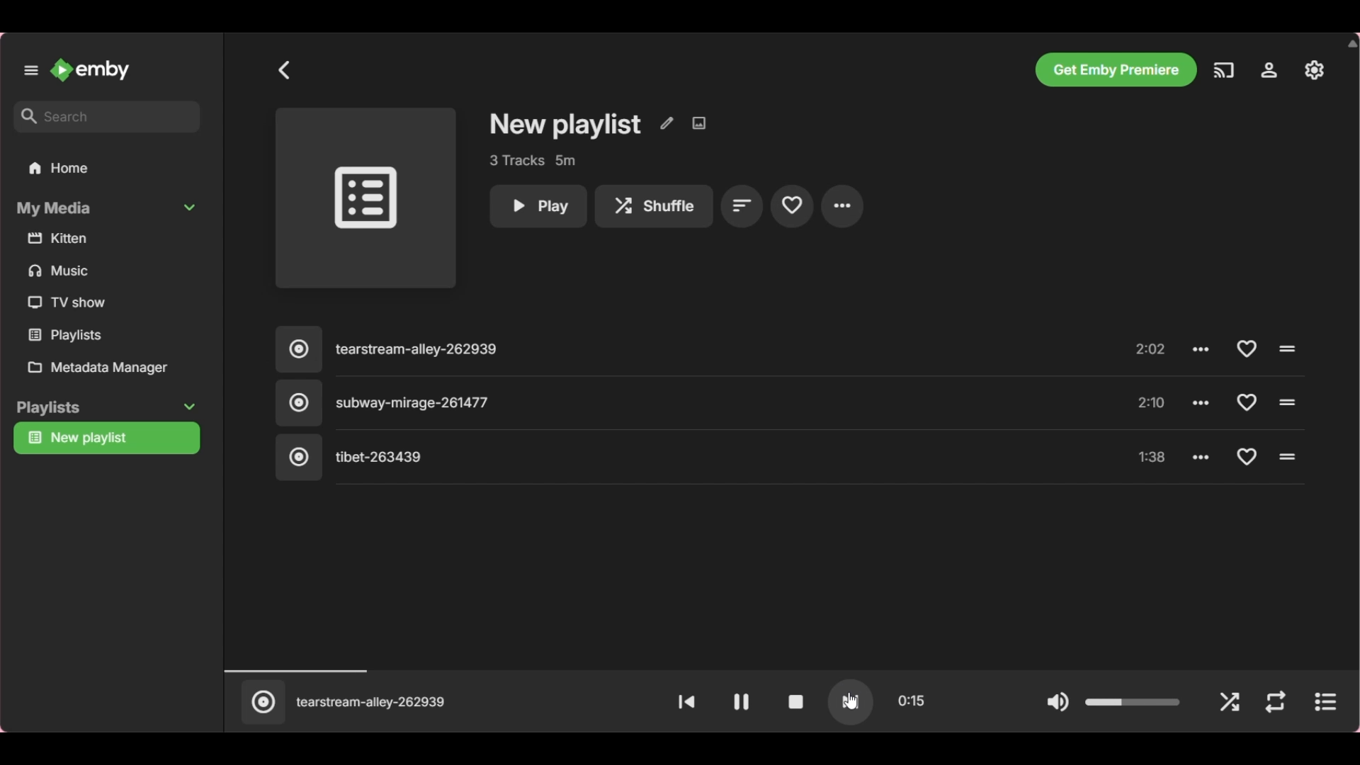  What do you see at coordinates (260, 708) in the screenshot?
I see `Click to play current song in separate window` at bounding box center [260, 708].